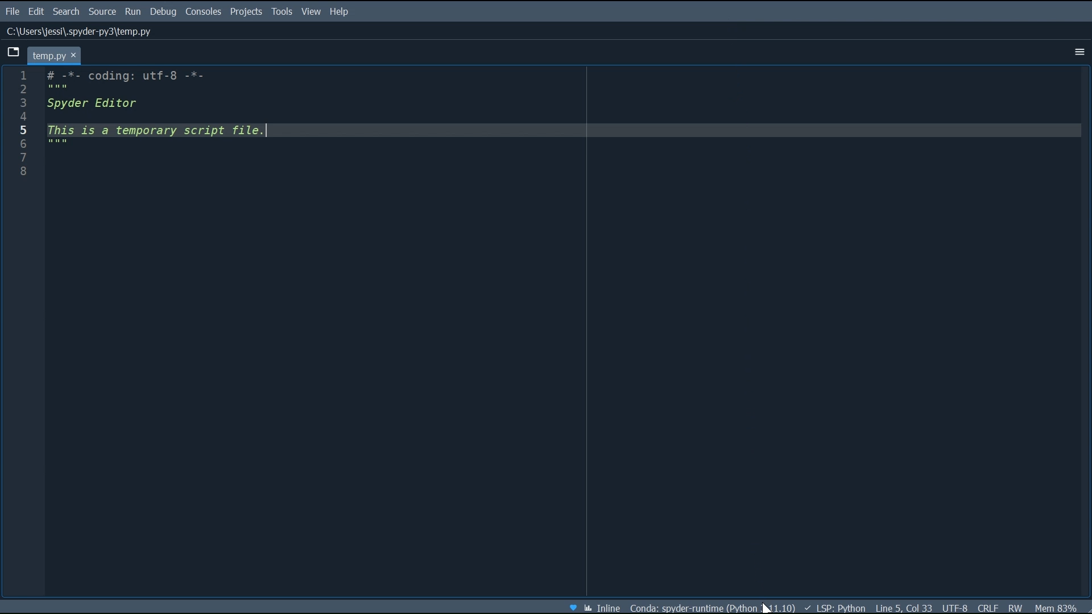 The height and width of the screenshot is (614, 1092). I want to click on Source, so click(103, 12).